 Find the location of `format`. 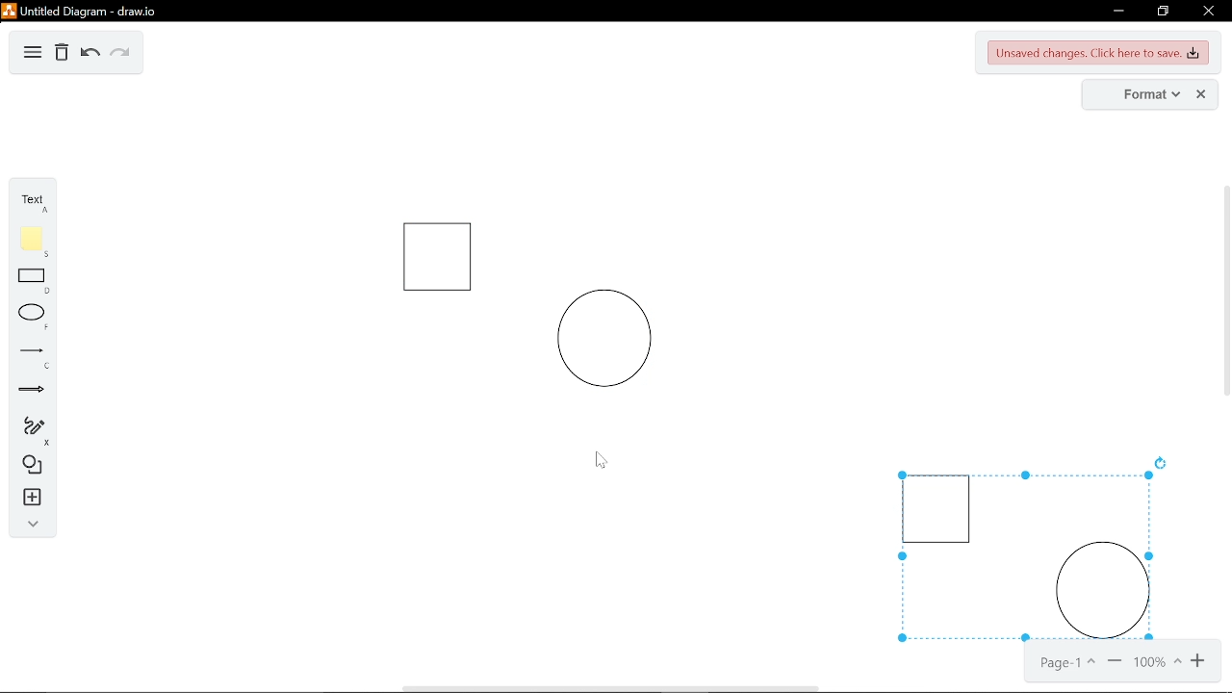

format is located at coordinates (1139, 94).